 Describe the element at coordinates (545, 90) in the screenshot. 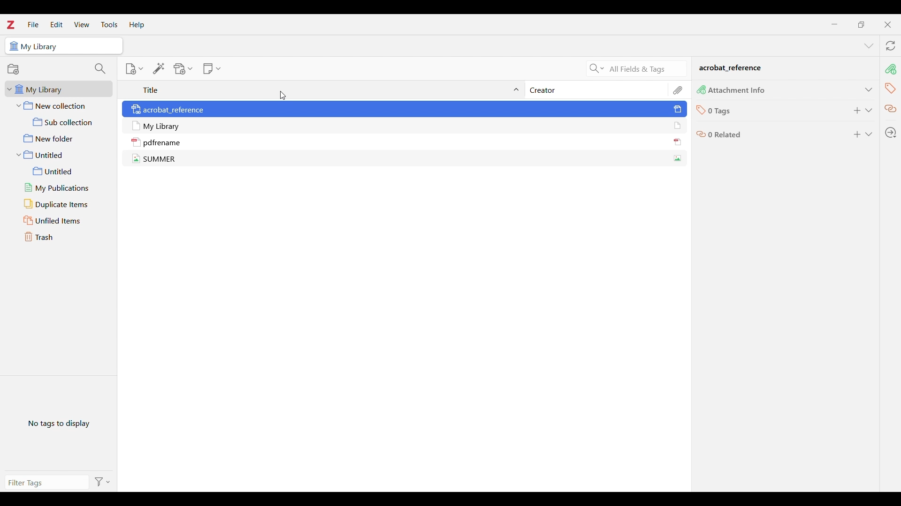

I see `Creator column` at that location.